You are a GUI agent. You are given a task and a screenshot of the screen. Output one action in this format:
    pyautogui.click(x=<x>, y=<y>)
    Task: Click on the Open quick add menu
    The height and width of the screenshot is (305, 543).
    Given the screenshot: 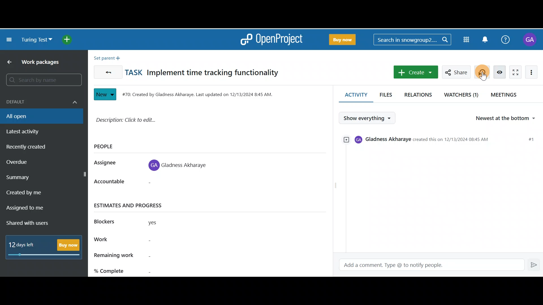 What is the action you would take?
    pyautogui.click(x=70, y=40)
    